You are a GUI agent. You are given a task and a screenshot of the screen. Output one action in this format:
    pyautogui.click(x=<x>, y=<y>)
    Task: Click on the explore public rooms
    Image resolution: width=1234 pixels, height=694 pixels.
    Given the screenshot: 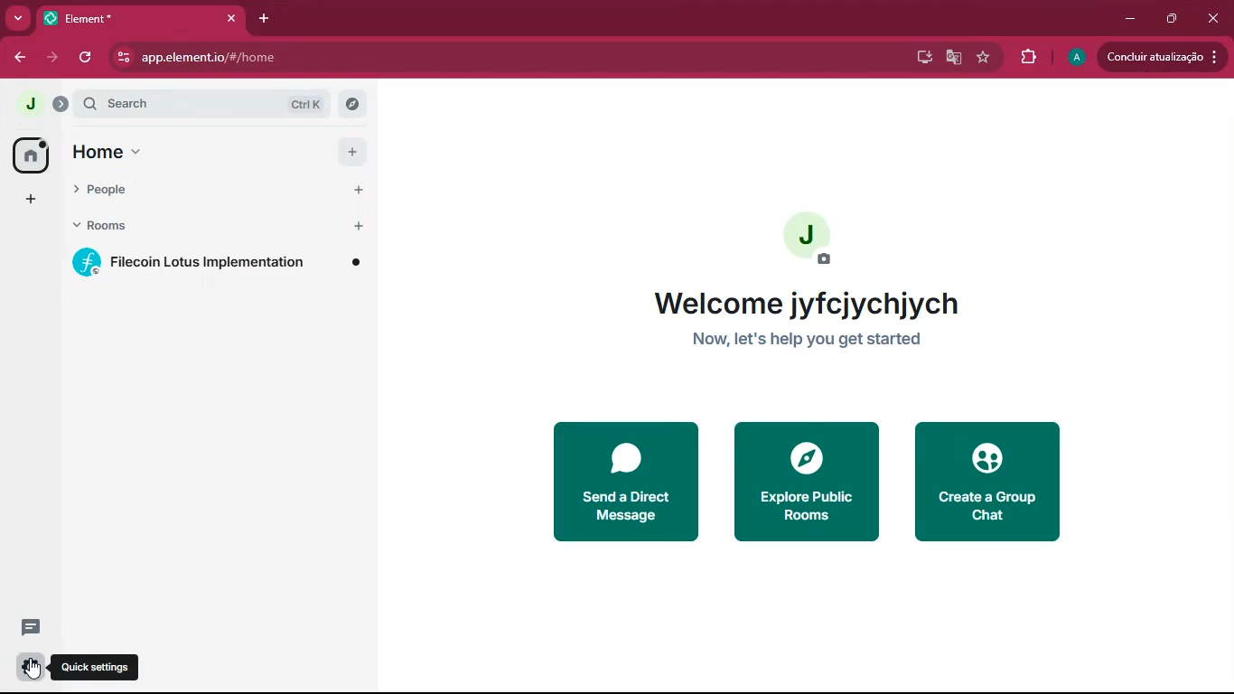 What is the action you would take?
    pyautogui.click(x=807, y=481)
    